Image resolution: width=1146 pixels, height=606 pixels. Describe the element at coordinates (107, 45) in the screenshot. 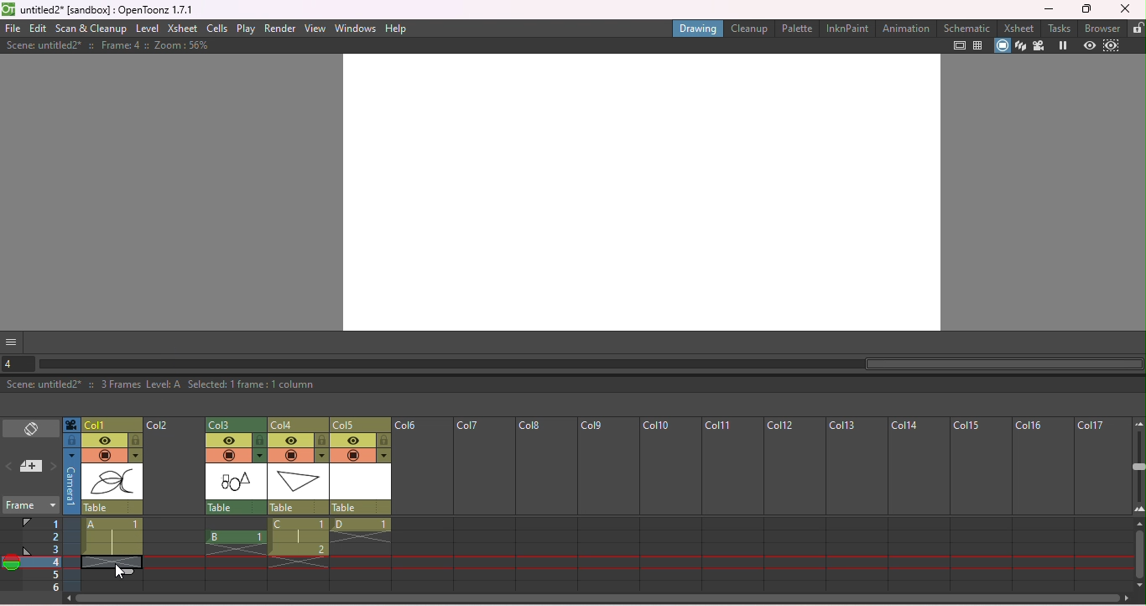

I see `Scene: untitled2* : Frame: 4 :: Zoom: 56%` at that location.